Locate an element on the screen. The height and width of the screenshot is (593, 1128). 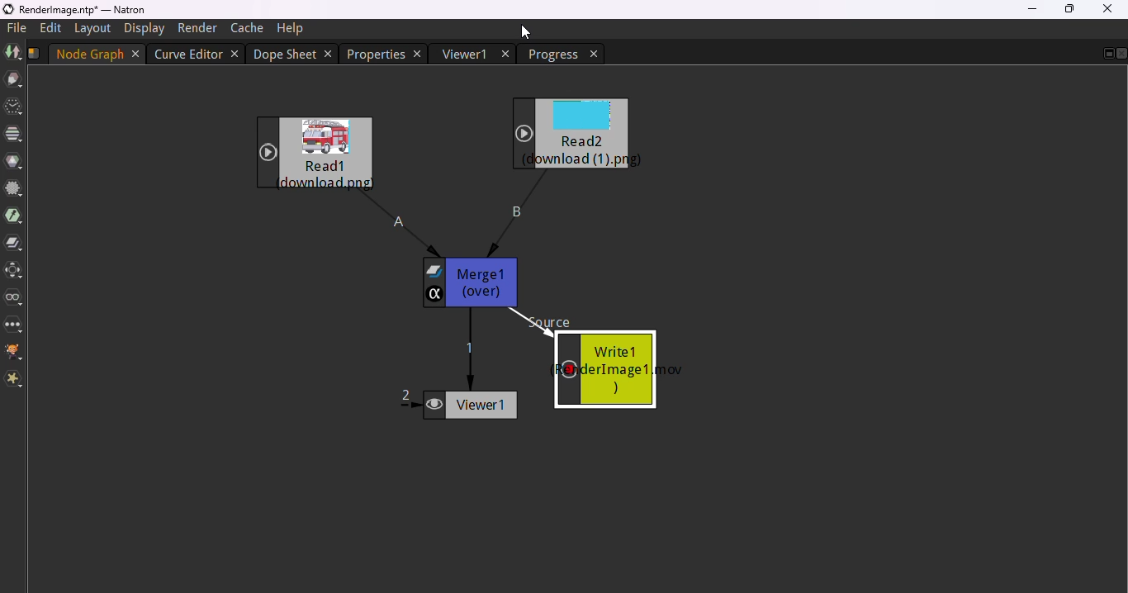
image is located at coordinates (11, 51).